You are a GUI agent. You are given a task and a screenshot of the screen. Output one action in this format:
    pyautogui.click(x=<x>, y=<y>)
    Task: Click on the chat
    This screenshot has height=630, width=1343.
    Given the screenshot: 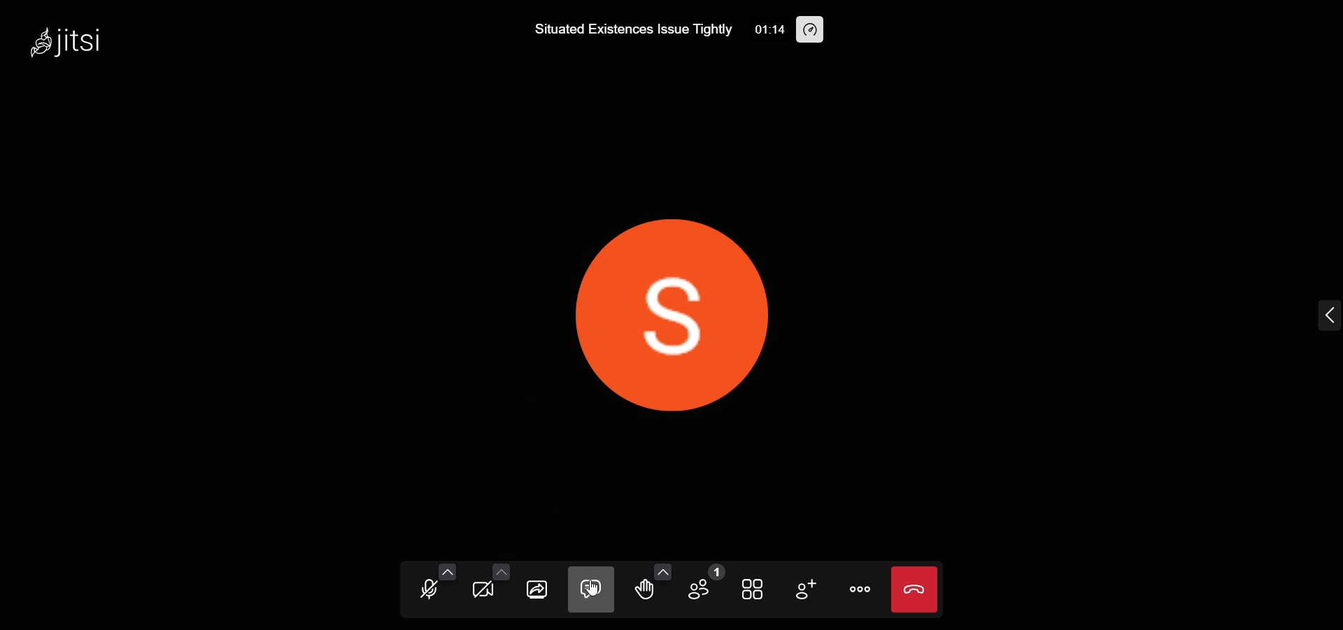 What is the action you would take?
    pyautogui.click(x=591, y=590)
    